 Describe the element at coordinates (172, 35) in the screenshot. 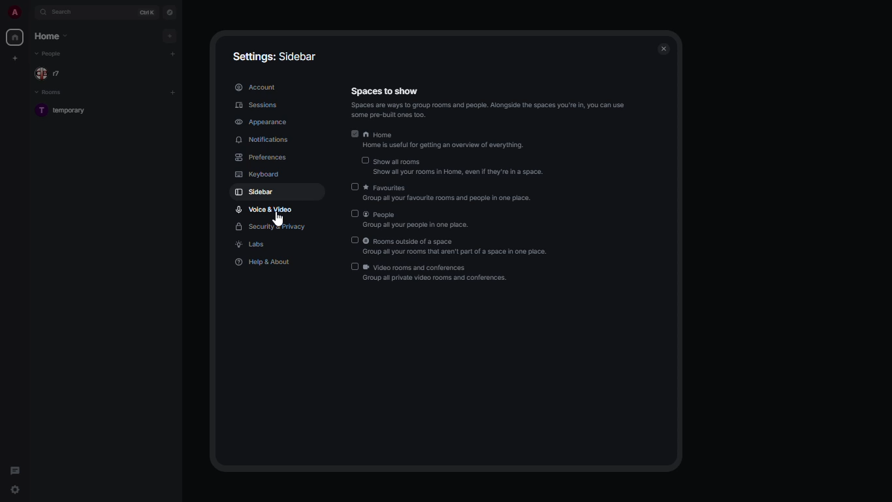

I see `add` at that location.